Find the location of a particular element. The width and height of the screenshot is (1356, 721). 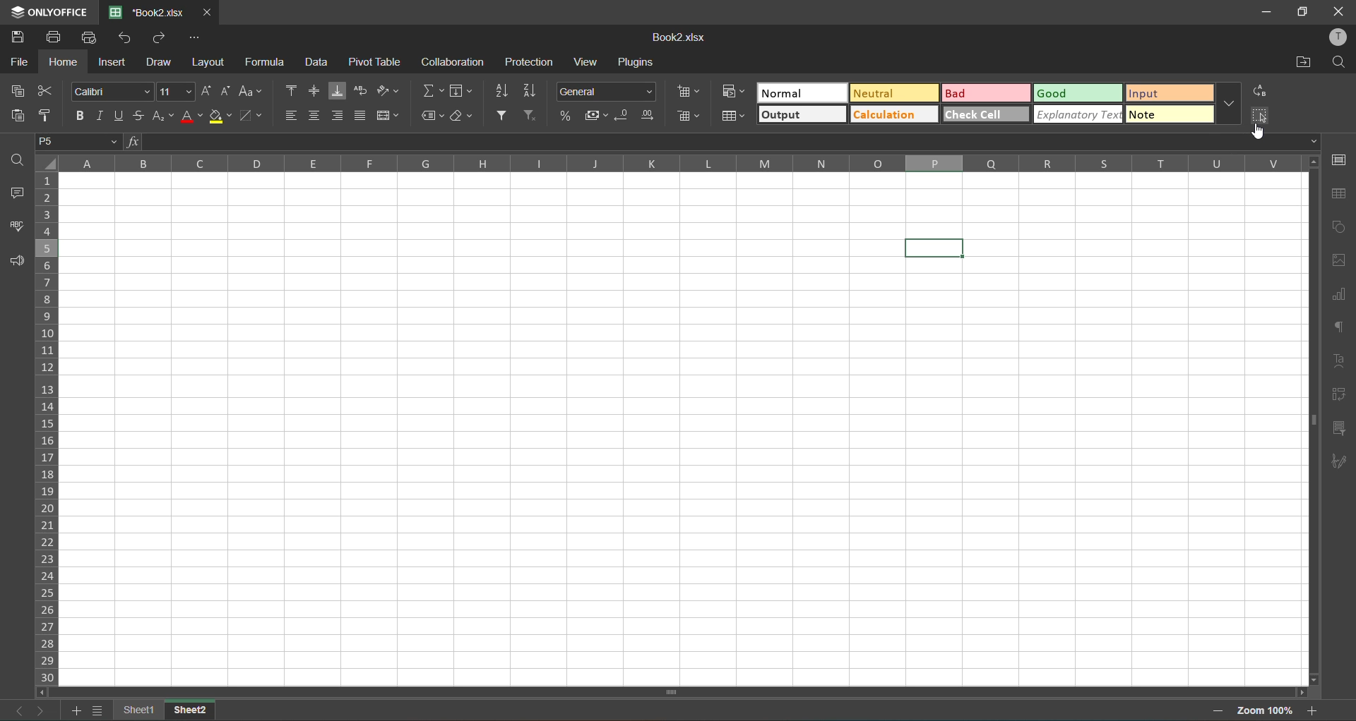

formula is located at coordinates (267, 64).